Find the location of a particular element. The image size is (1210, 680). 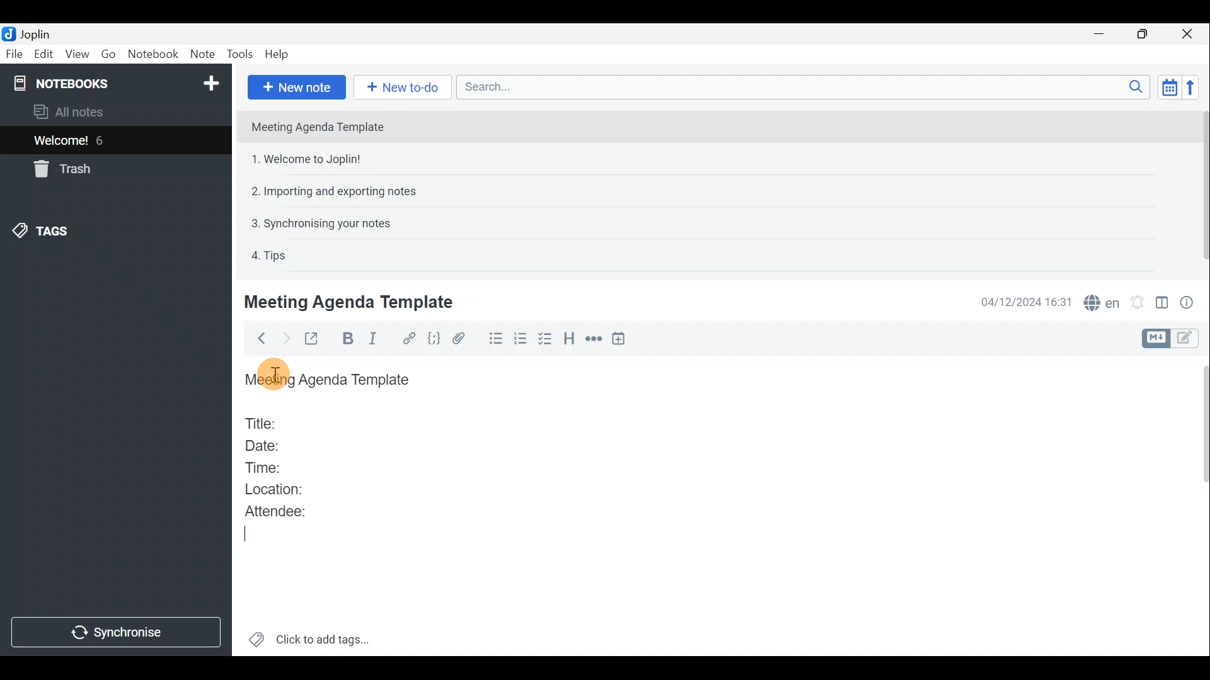

Spell checker is located at coordinates (1103, 301).